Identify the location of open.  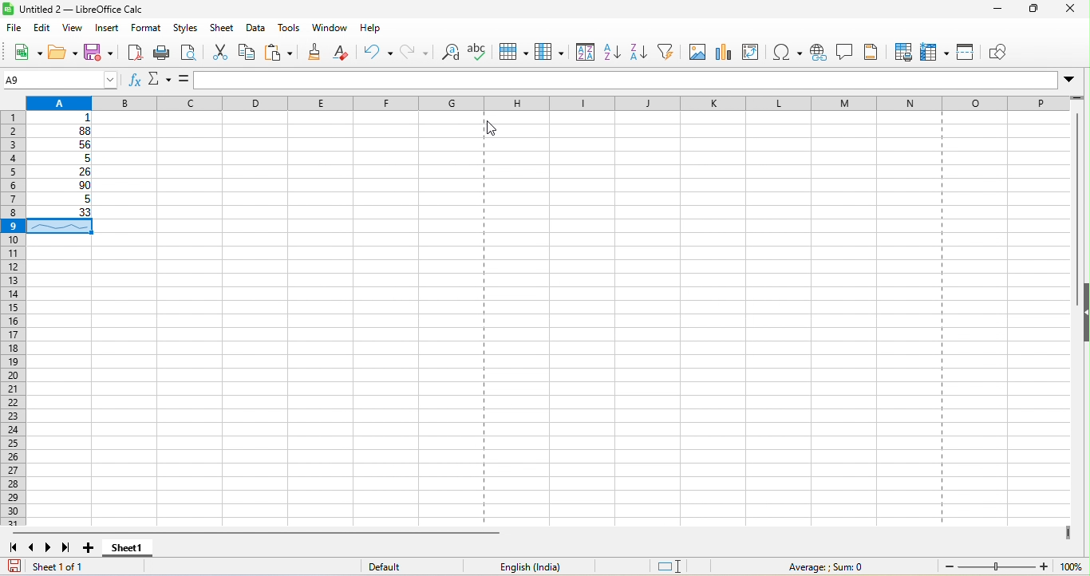
(64, 53).